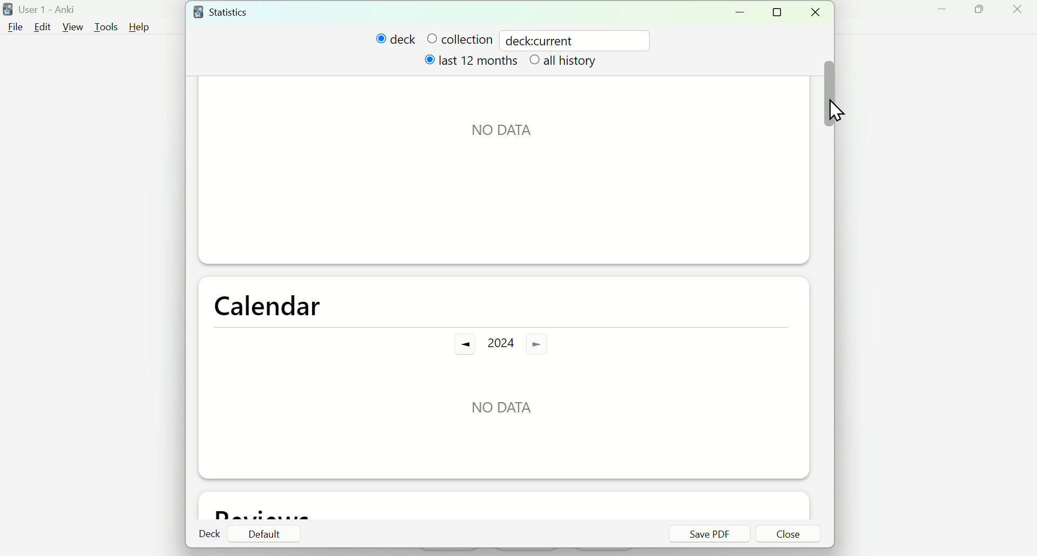 This screenshot has width=1037, height=556. Describe the element at coordinates (780, 13) in the screenshot. I see `Maximize` at that location.